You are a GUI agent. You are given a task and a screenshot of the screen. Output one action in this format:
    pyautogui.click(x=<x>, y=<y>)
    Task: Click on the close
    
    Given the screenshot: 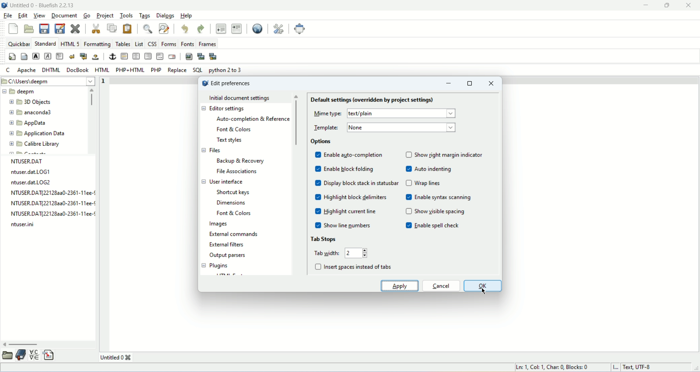 What is the action you would take?
    pyautogui.click(x=687, y=5)
    